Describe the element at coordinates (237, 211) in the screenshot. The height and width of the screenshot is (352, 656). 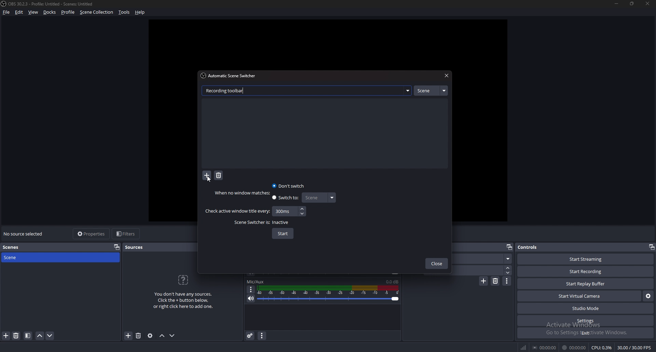
I see `check active window title every` at that location.